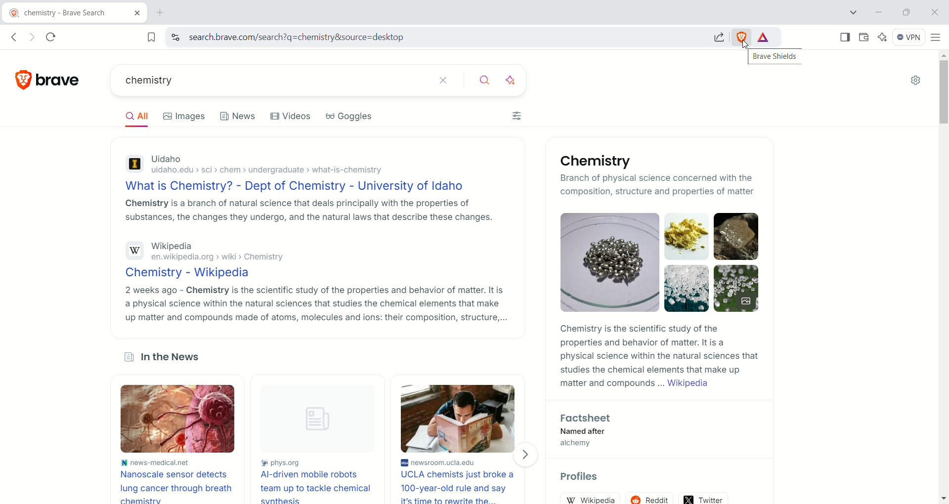  What do you see at coordinates (742, 37) in the screenshot?
I see `Brave shield` at bounding box center [742, 37].